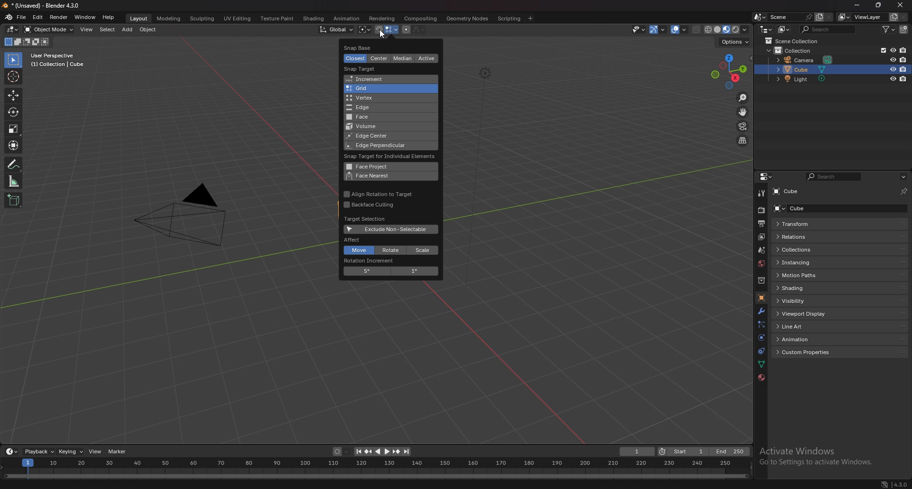  Describe the element at coordinates (14, 145) in the screenshot. I see `transform` at that location.